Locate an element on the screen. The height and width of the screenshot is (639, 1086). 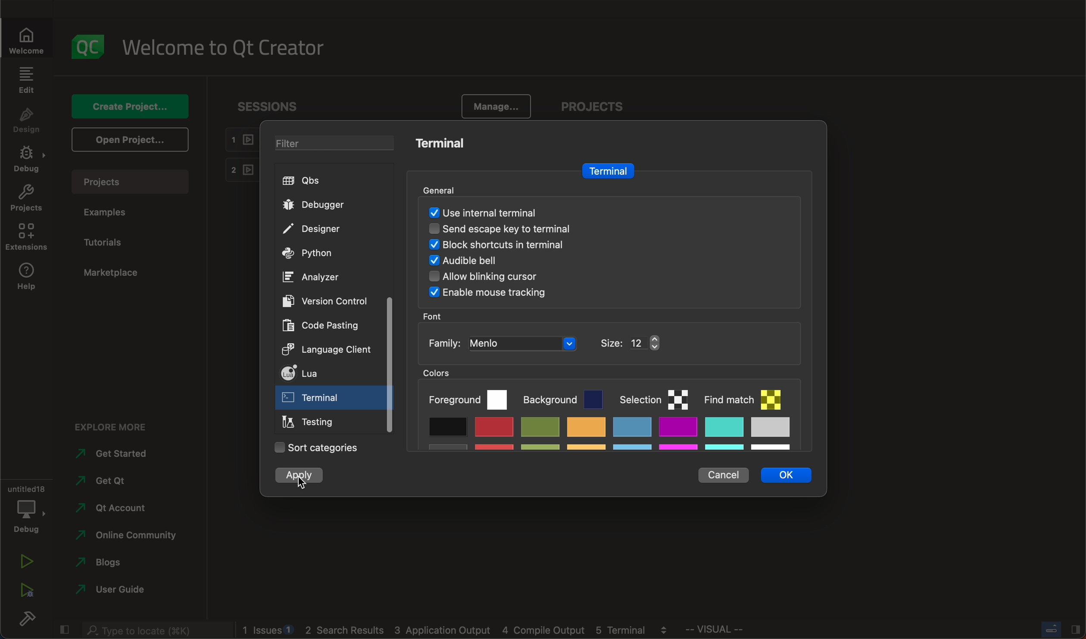
explore is located at coordinates (111, 423).